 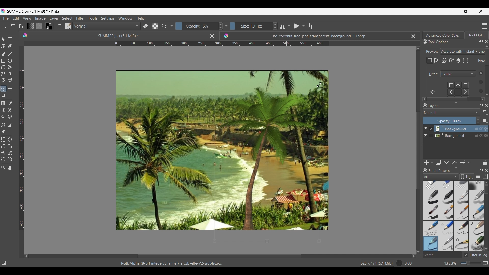 What do you see at coordinates (427, 162) in the screenshot?
I see `Add new layer` at bounding box center [427, 162].